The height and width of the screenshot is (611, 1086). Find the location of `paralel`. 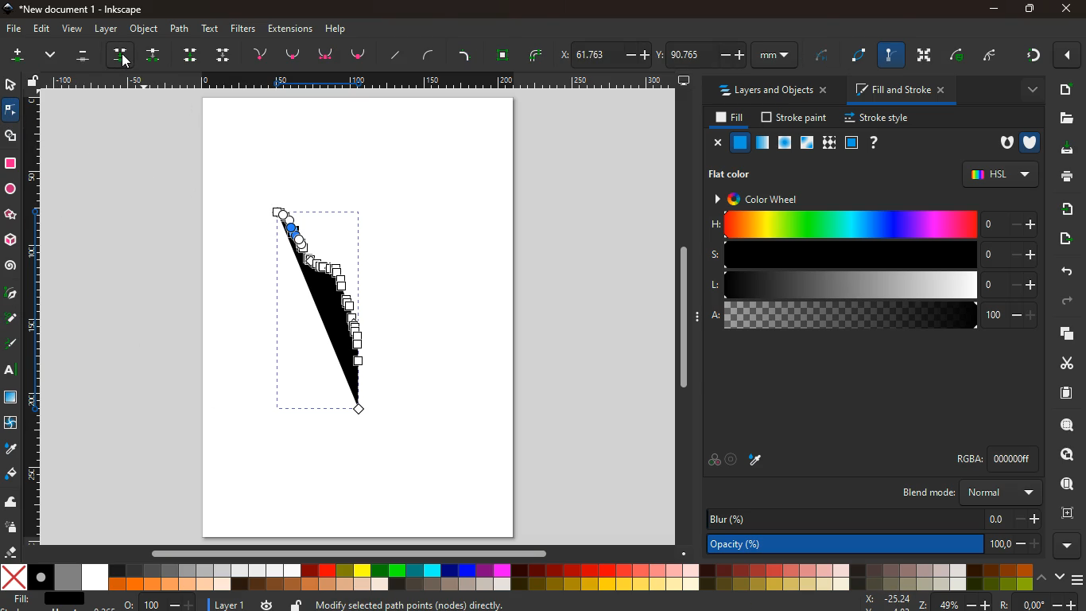

paralel is located at coordinates (86, 57).